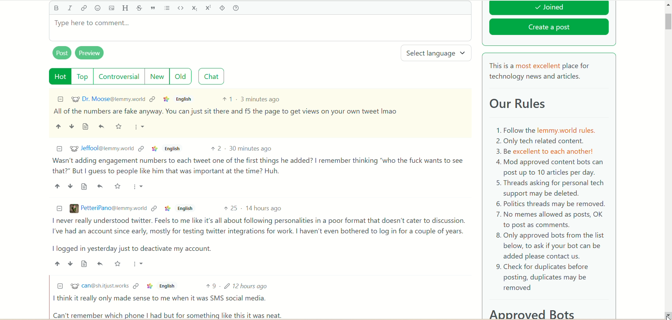 This screenshot has width=672, height=320. What do you see at coordinates (138, 8) in the screenshot?
I see `strikethrough` at bounding box center [138, 8].